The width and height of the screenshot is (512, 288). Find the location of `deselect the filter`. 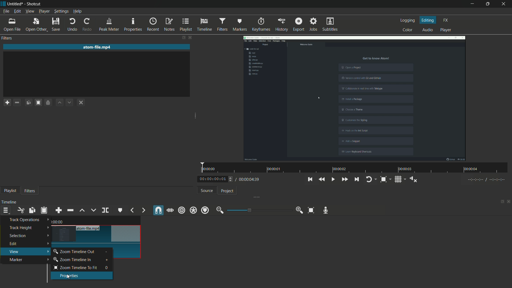

deselect the filter is located at coordinates (81, 103).